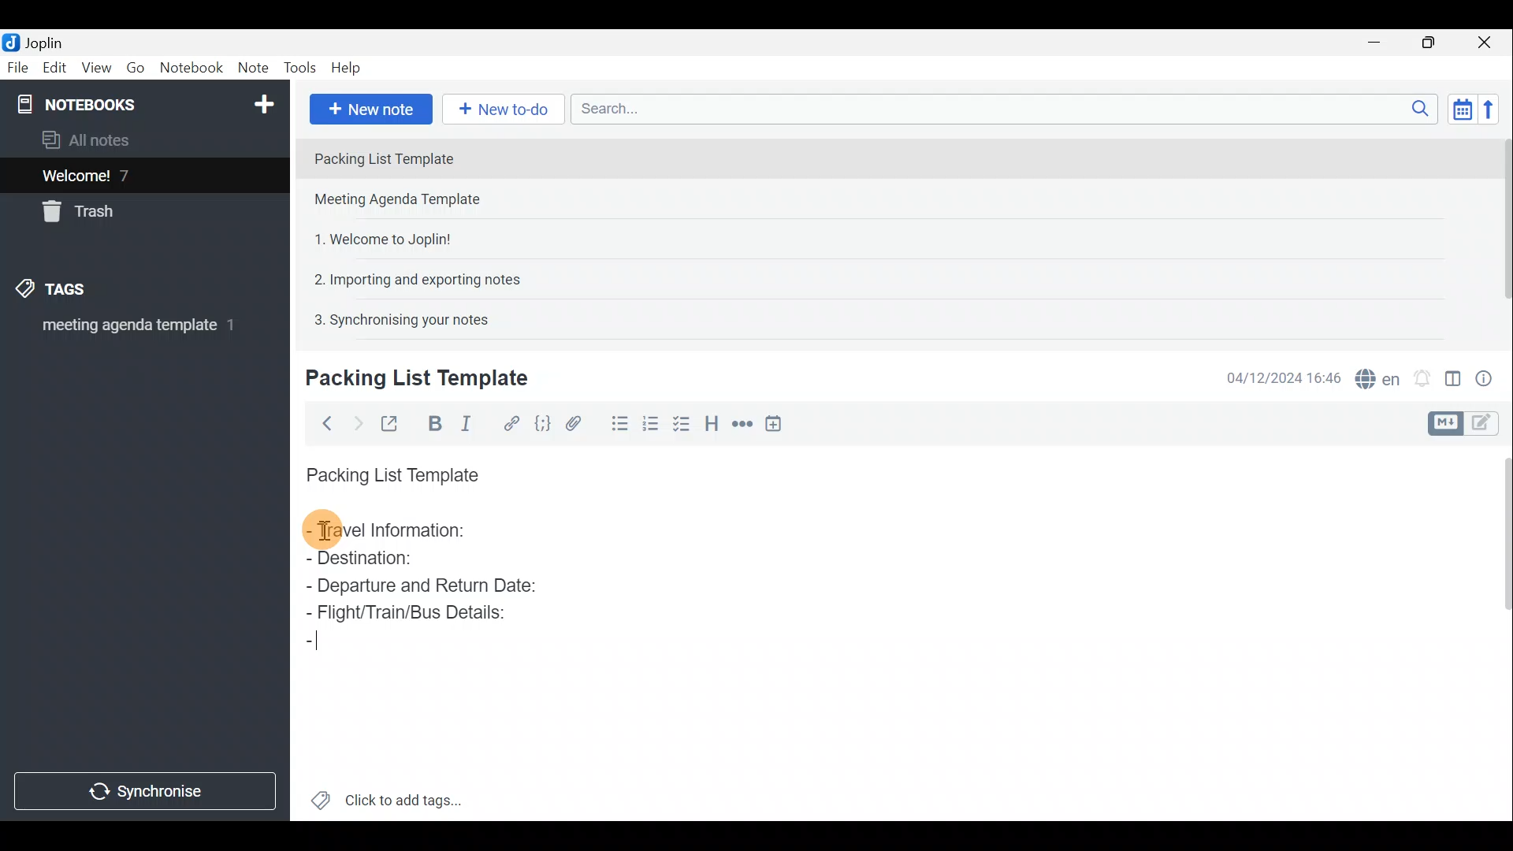 Image resolution: width=1513 pixels, height=851 pixels. Describe the element at coordinates (76, 292) in the screenshot. I see `Tags` at that location.